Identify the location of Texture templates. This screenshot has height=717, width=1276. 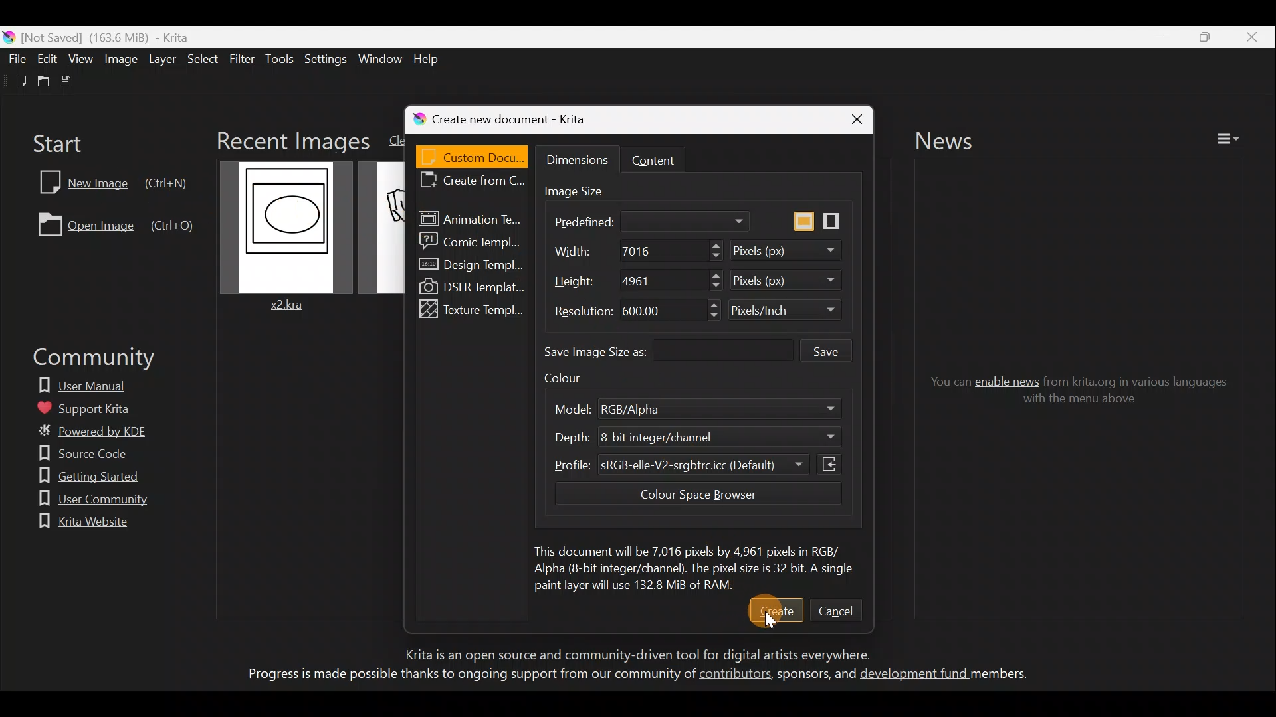
(475, 309).